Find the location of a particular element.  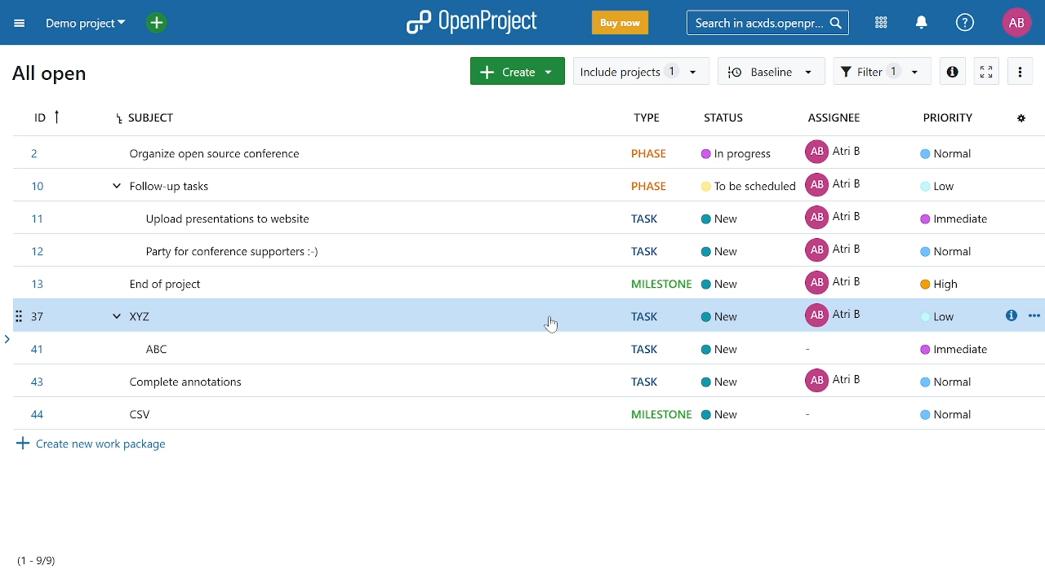

Modules is located at coordinates (881, 23).